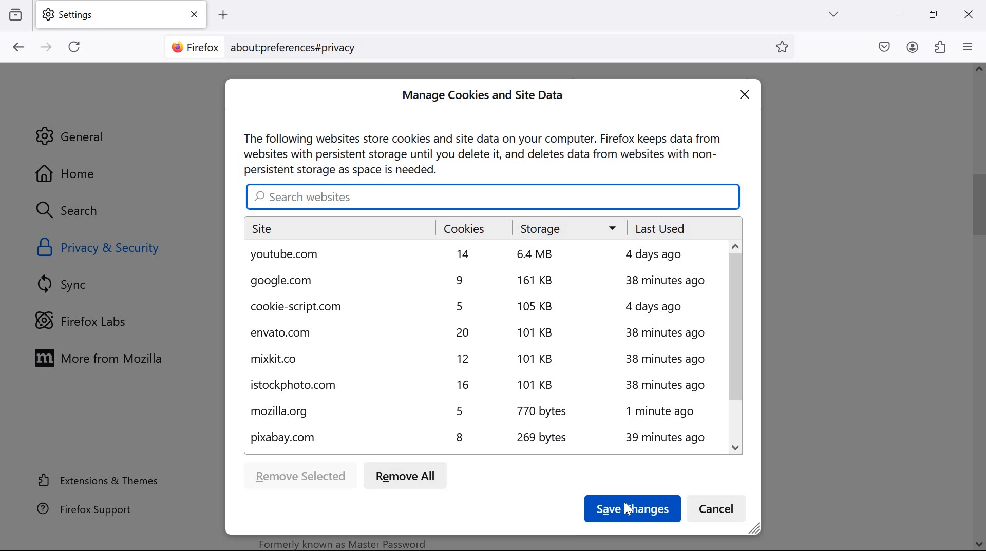  Describe the element at coordinates (335, 335) in the screenshot. I see `Site youtube.com google.com cookie-script.comenvato.commixkit.co istockphoto.commozilla.org pixabay.com` at that location.